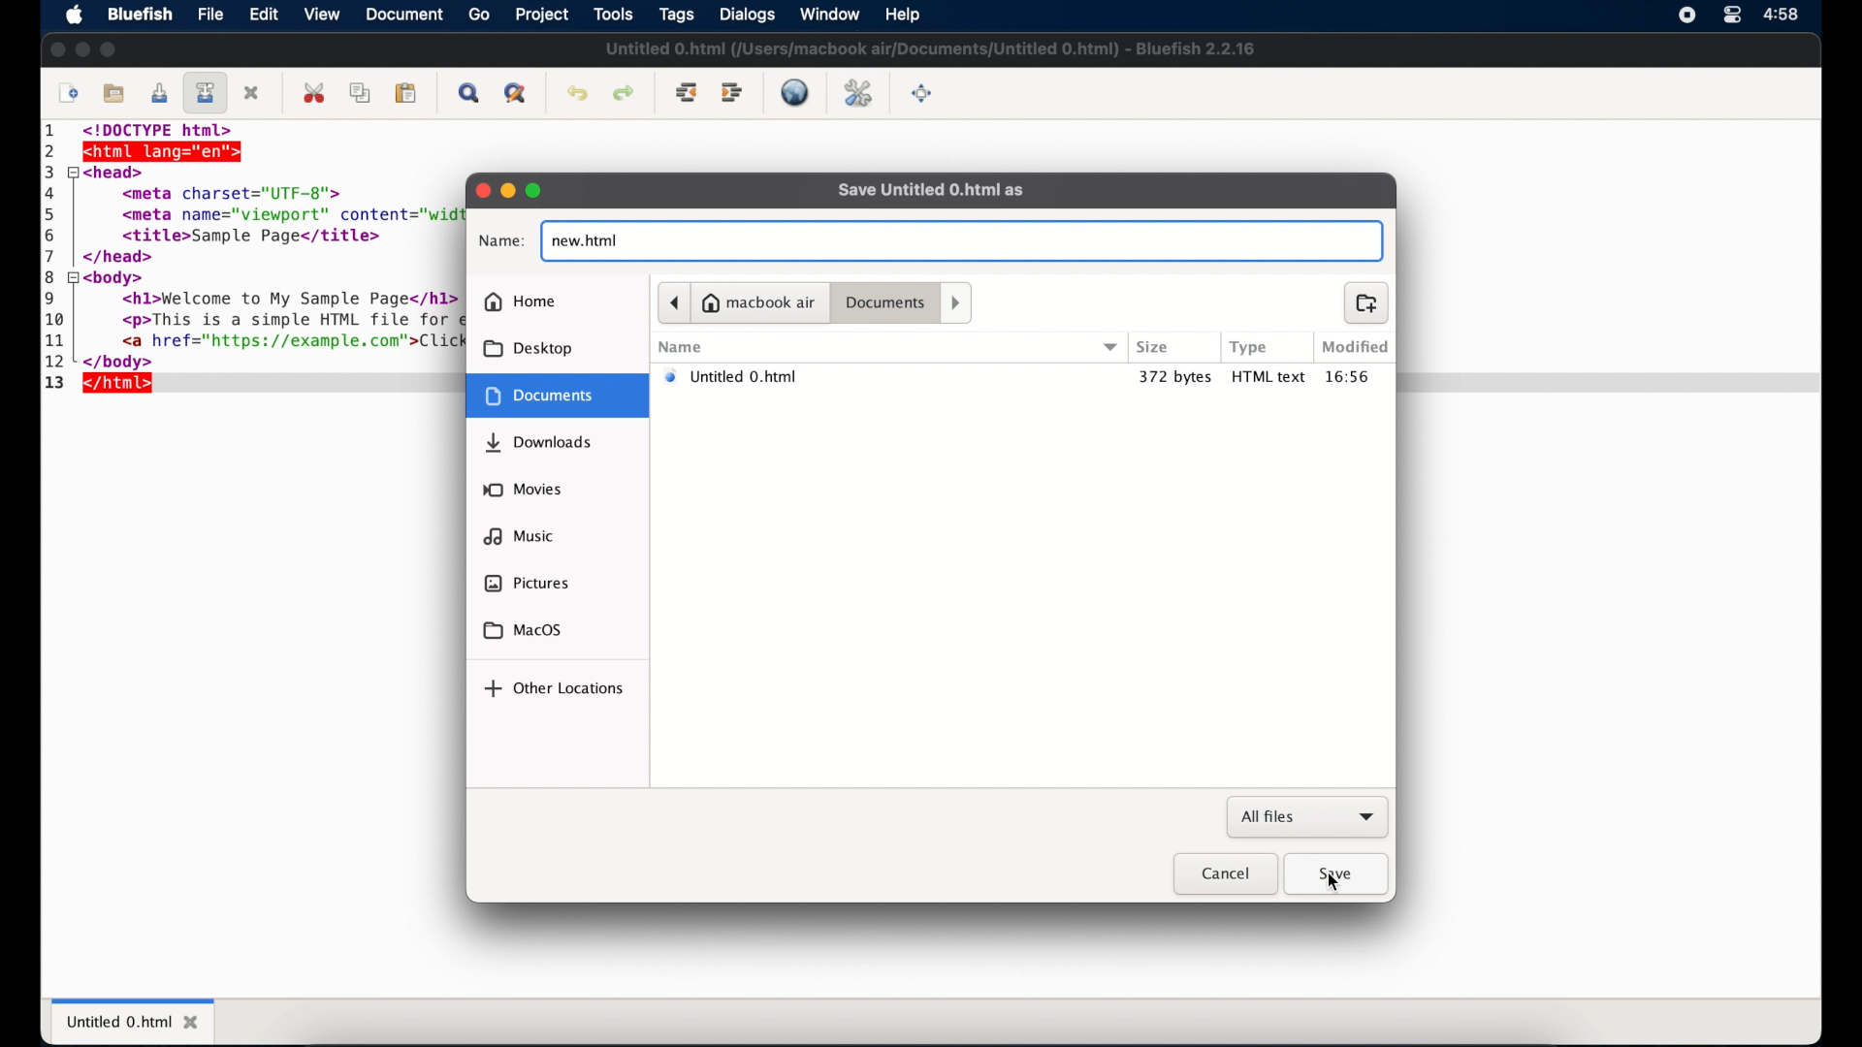 This screenshot has height=1047, width=1862. What do you see at coordinates (470, 93) in the screenshot?
I see `show find bar` at bounding box center [470, 93].